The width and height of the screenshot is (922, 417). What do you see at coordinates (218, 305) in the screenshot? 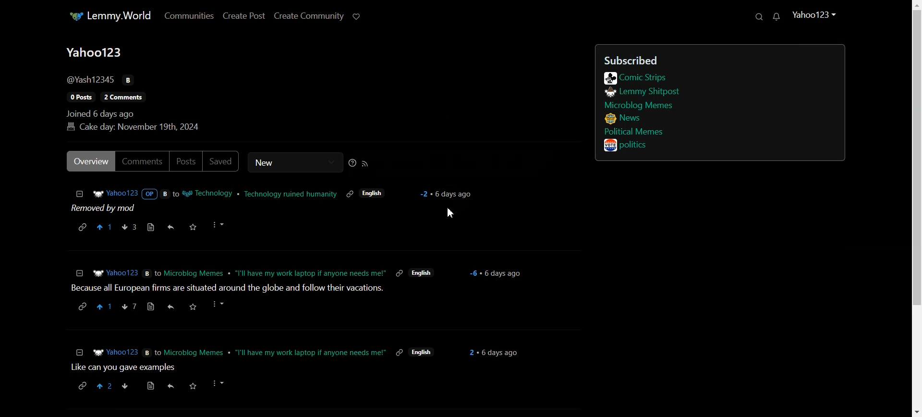
I see `` at bounding box center [218, 305].